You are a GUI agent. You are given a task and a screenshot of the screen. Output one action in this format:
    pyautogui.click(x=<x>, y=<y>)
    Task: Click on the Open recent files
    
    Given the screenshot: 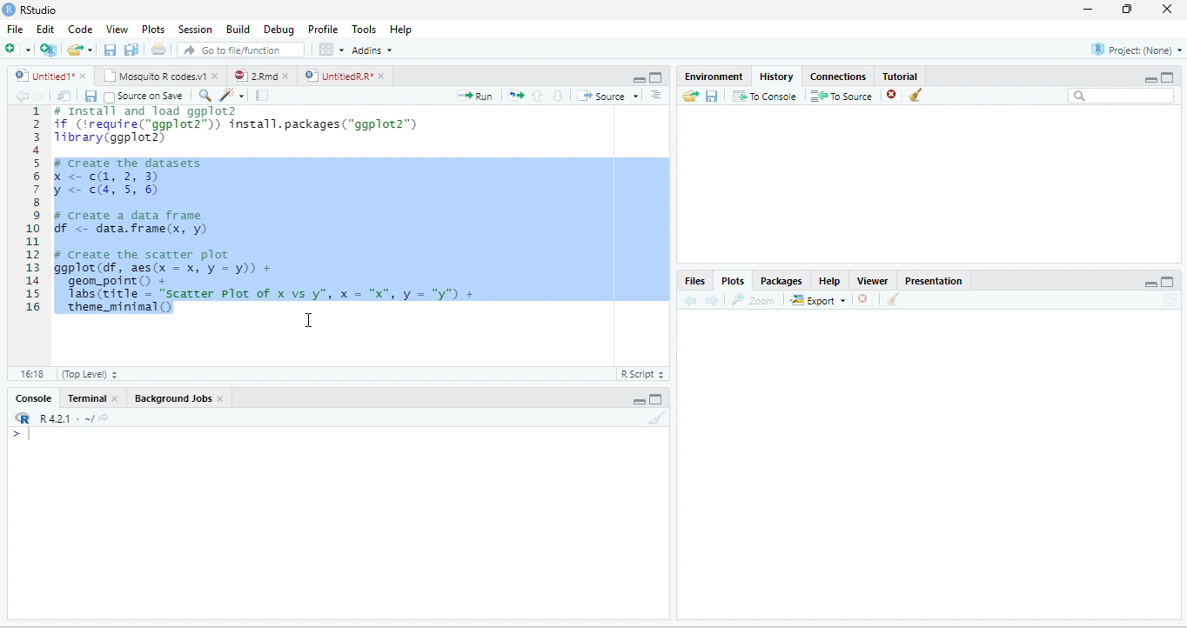 What is the action you would take?
    pyautogui.click(x=90, y=50)
    